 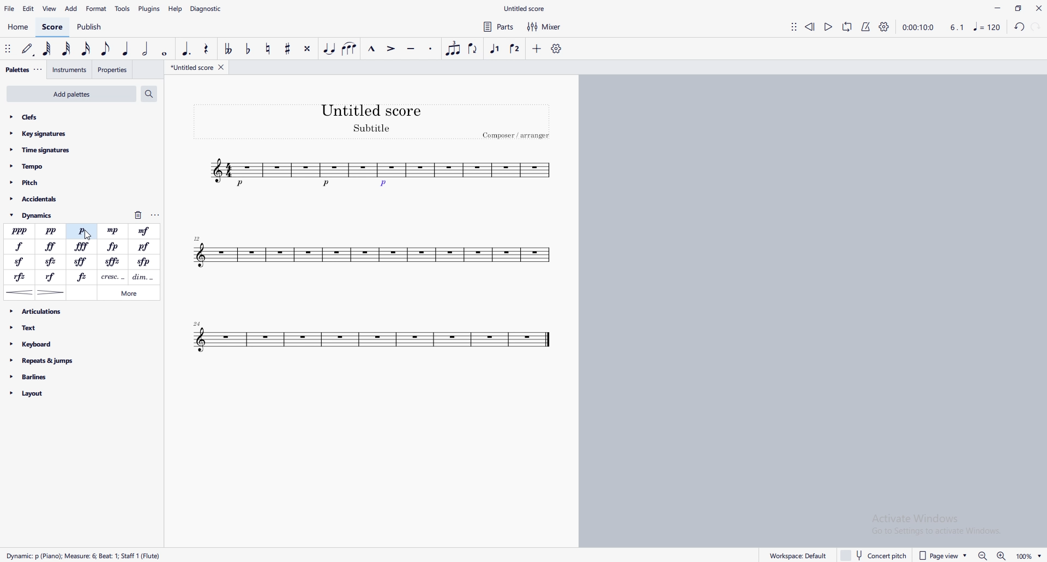 What do you see at coordinates (82, 247) in the screenshot?
I see `fortessissimo` at bounding box center [82, 247].